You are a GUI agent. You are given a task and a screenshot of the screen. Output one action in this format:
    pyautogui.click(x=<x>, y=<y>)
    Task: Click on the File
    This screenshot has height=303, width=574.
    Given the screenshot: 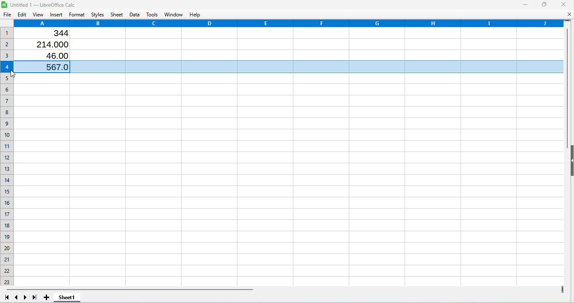 What is the action you would take?
    pyautogui.click(x=6, y=15)
    